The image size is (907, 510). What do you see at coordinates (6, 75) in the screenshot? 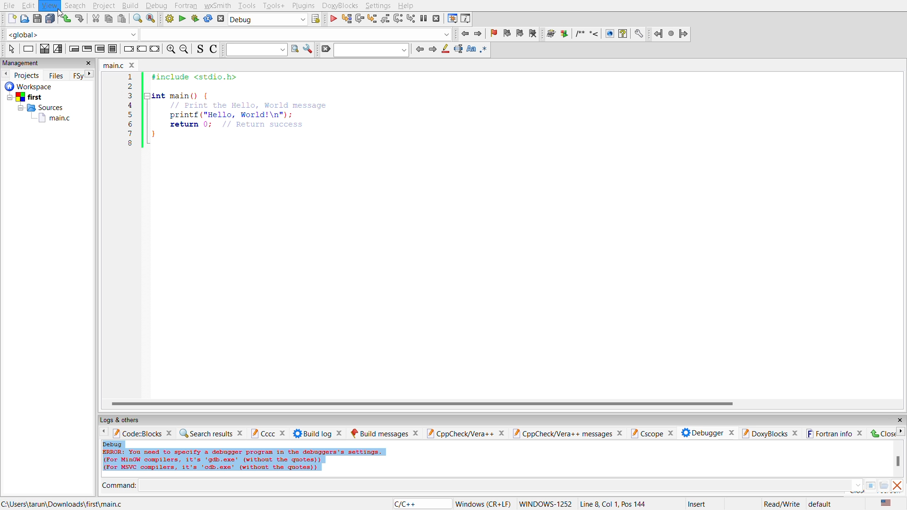
I see `previous` at bounding box center [6, 75].